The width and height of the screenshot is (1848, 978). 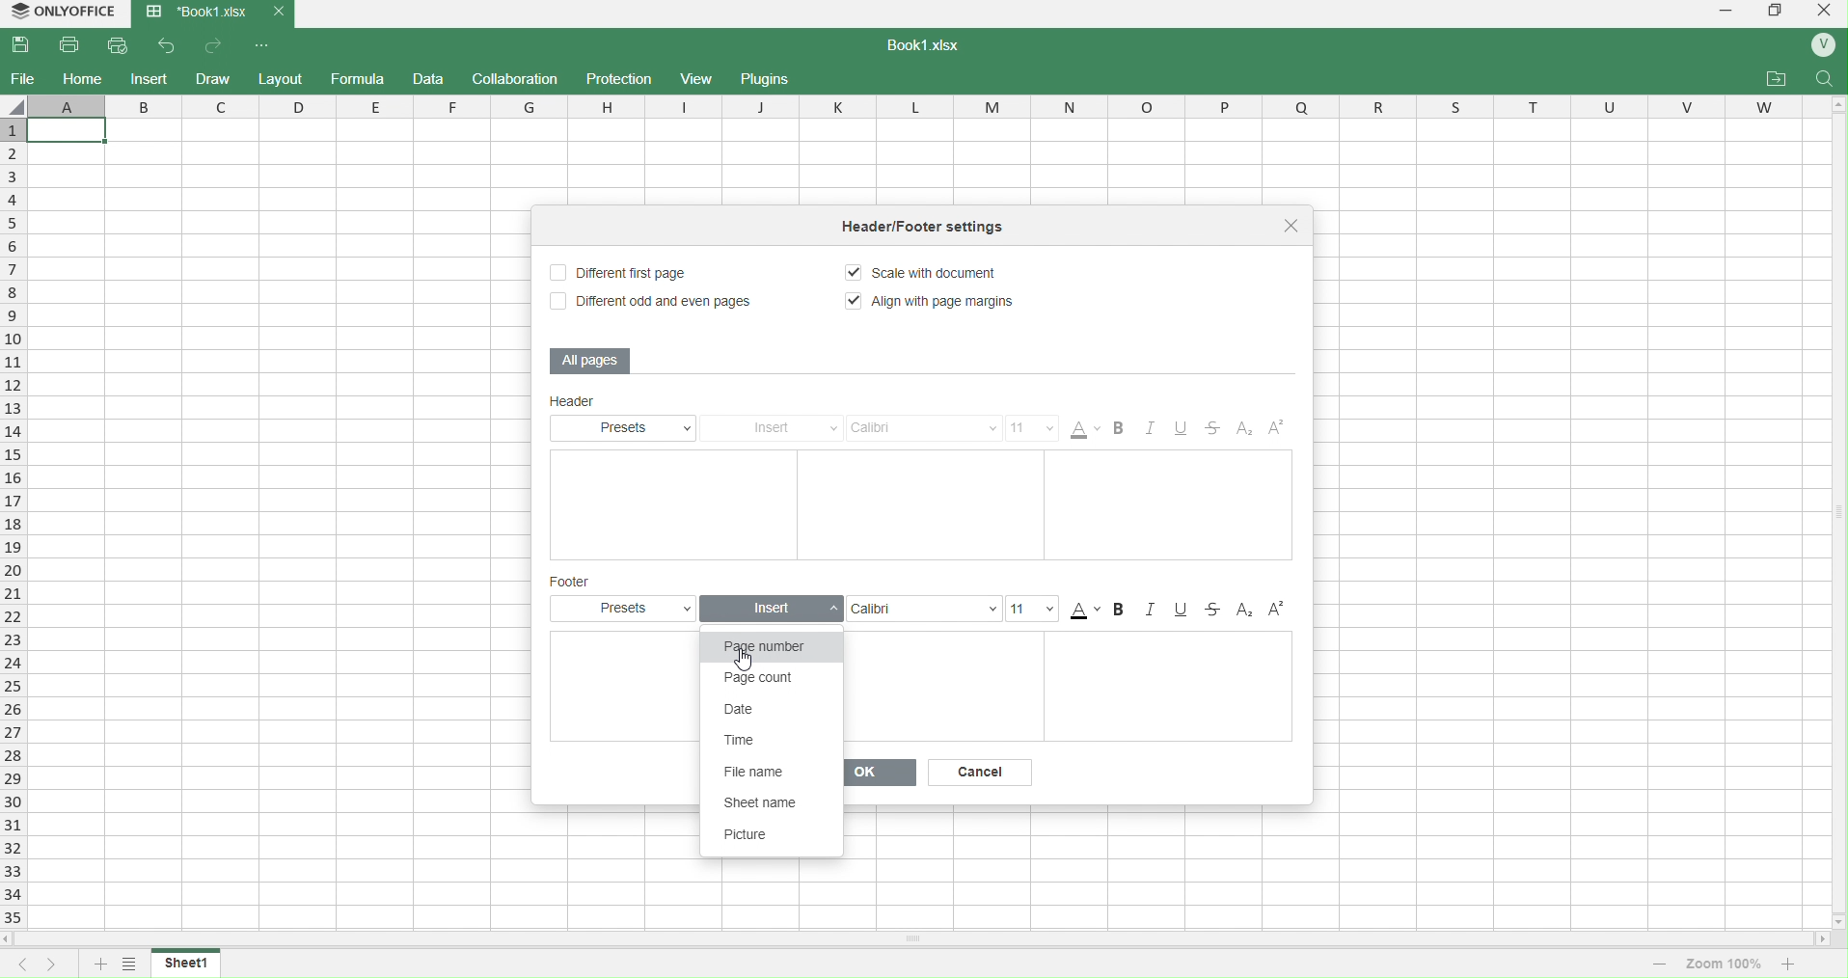 I want to click on cursor, so click(x=747, y=662).